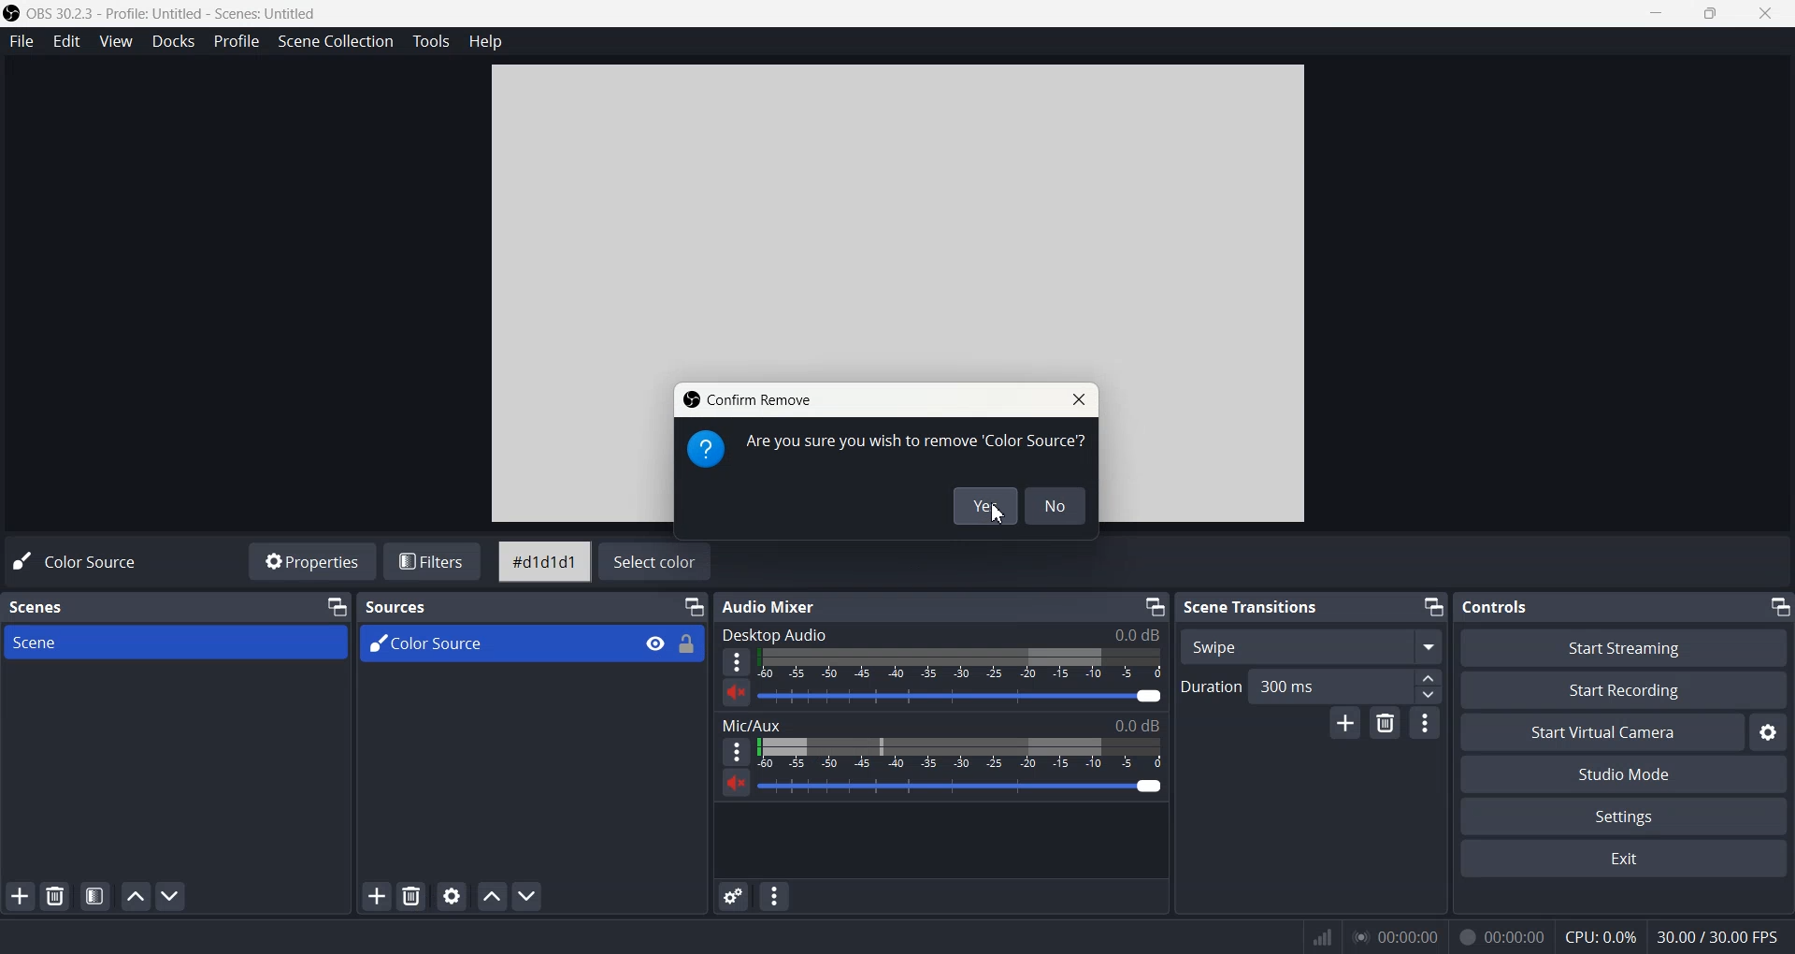  What do you see at coordinates (93, 896) in the screenshot?
I see `Open scene Filter` at bounding box center [93, 896].